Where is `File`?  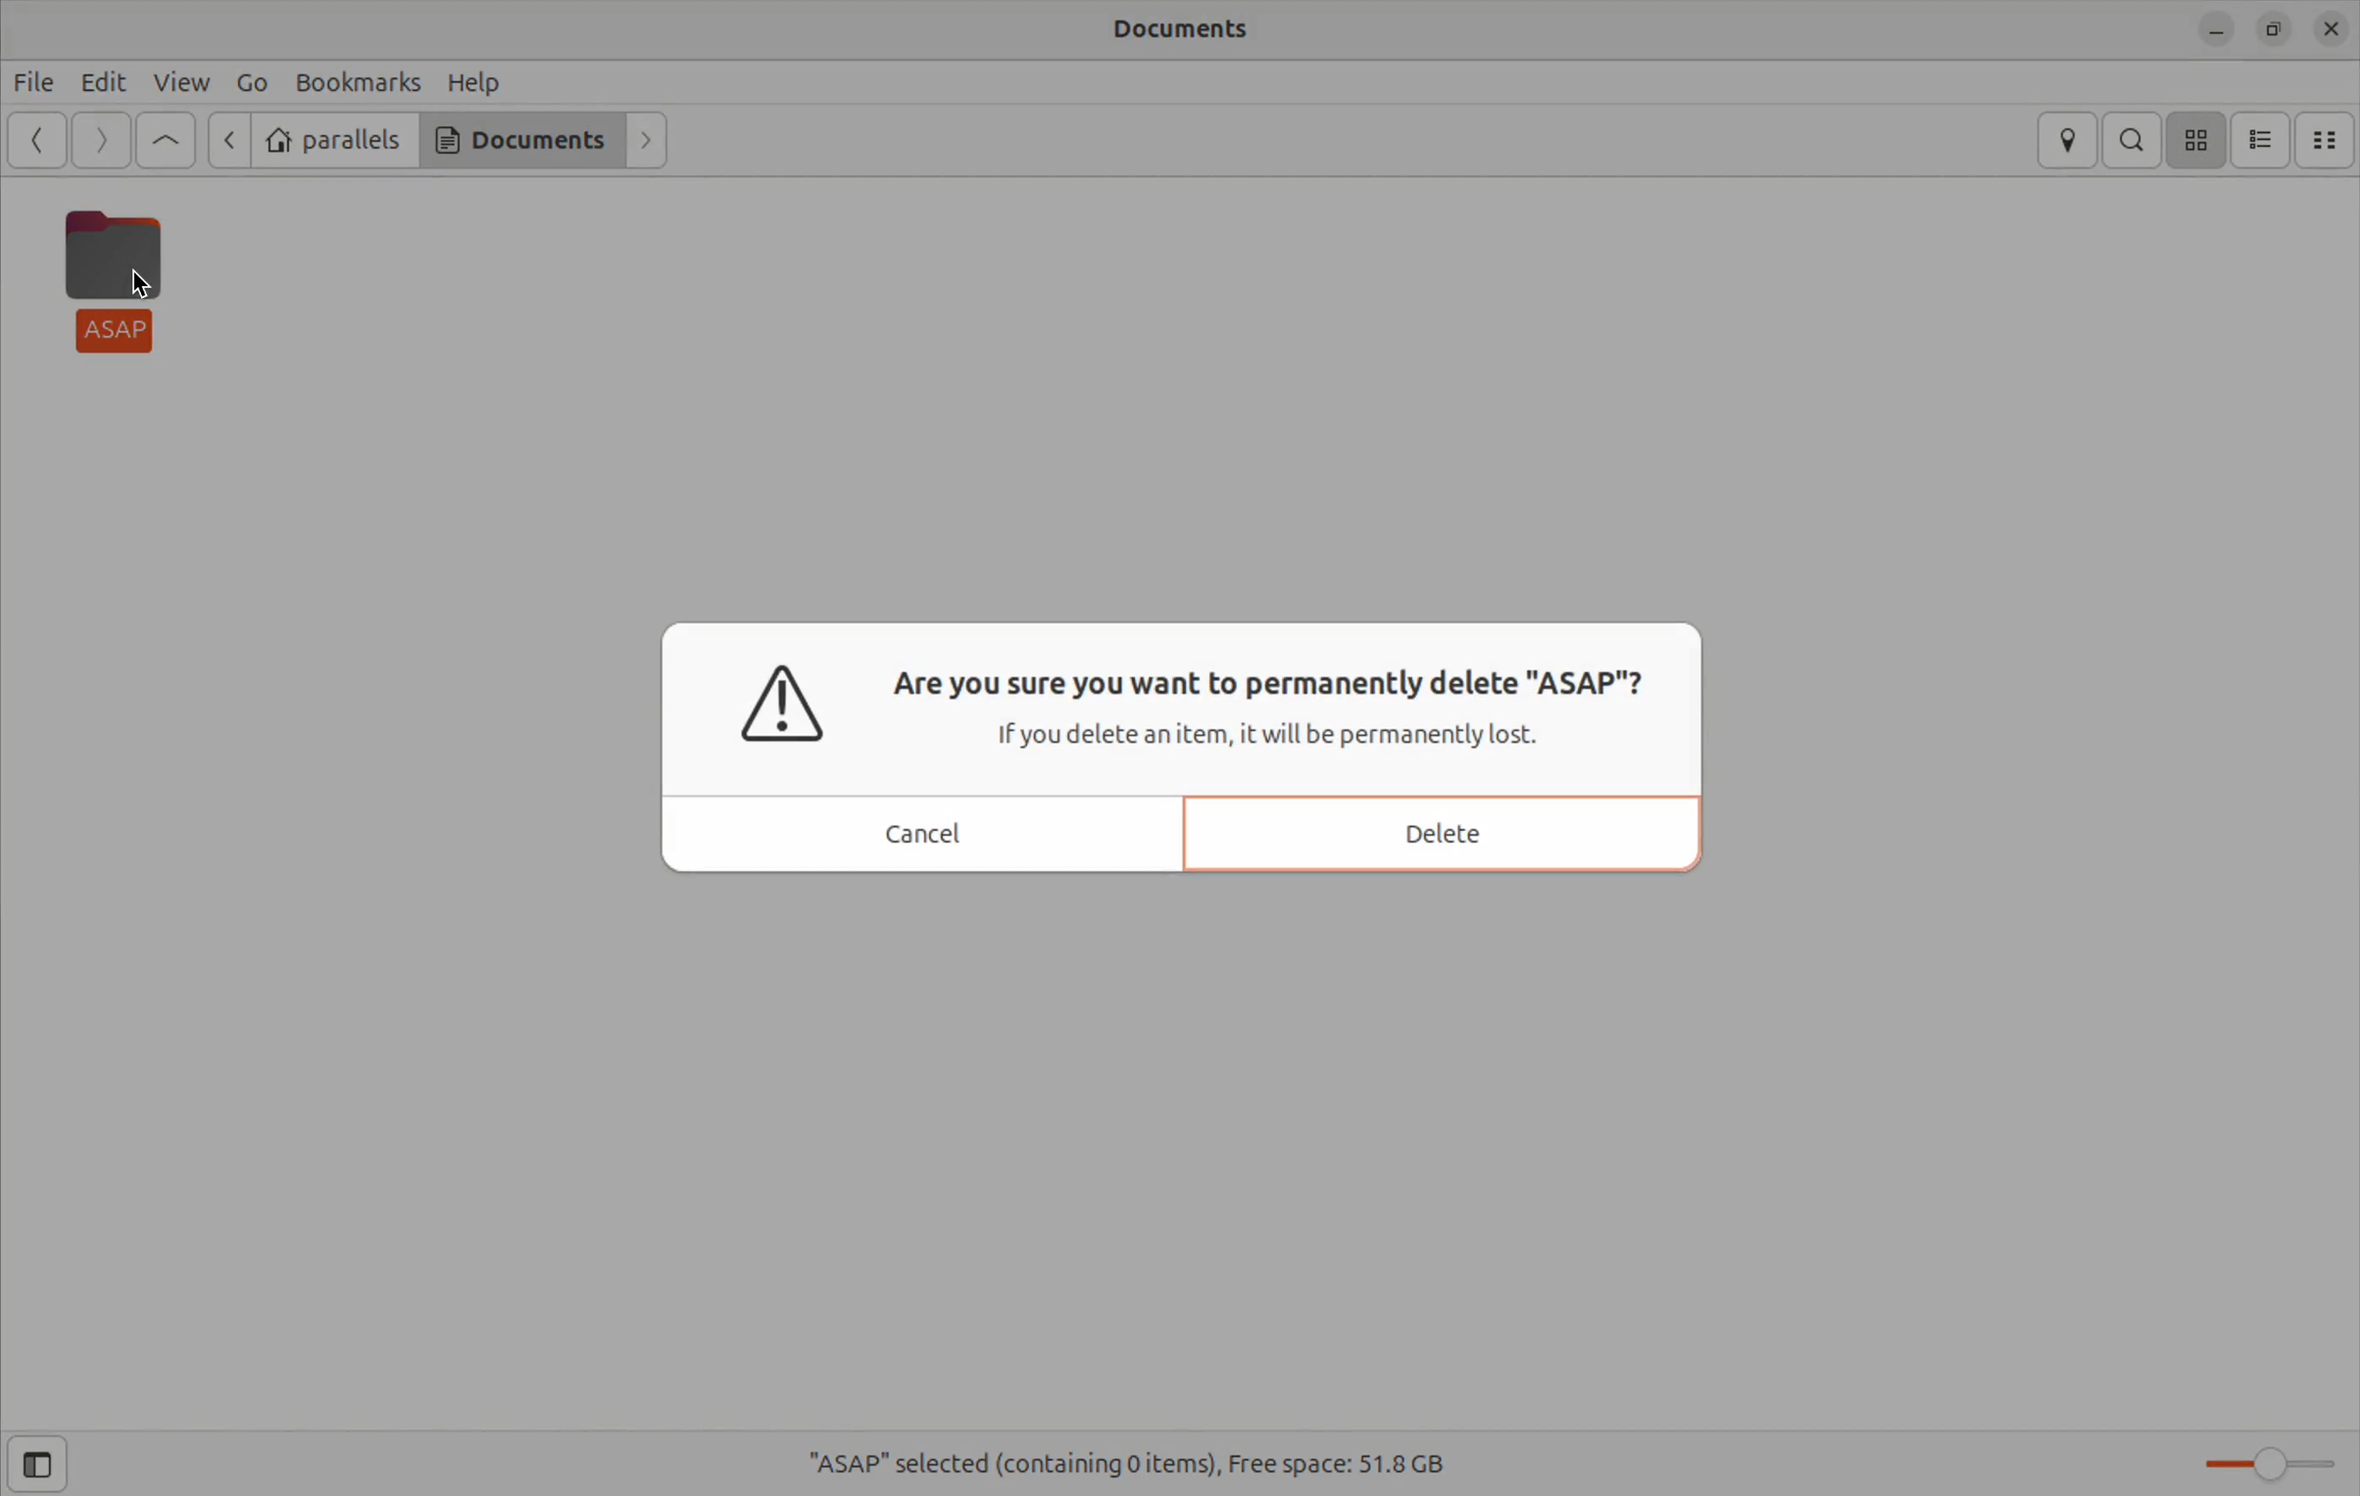 File is located at coordinates (36, 84).